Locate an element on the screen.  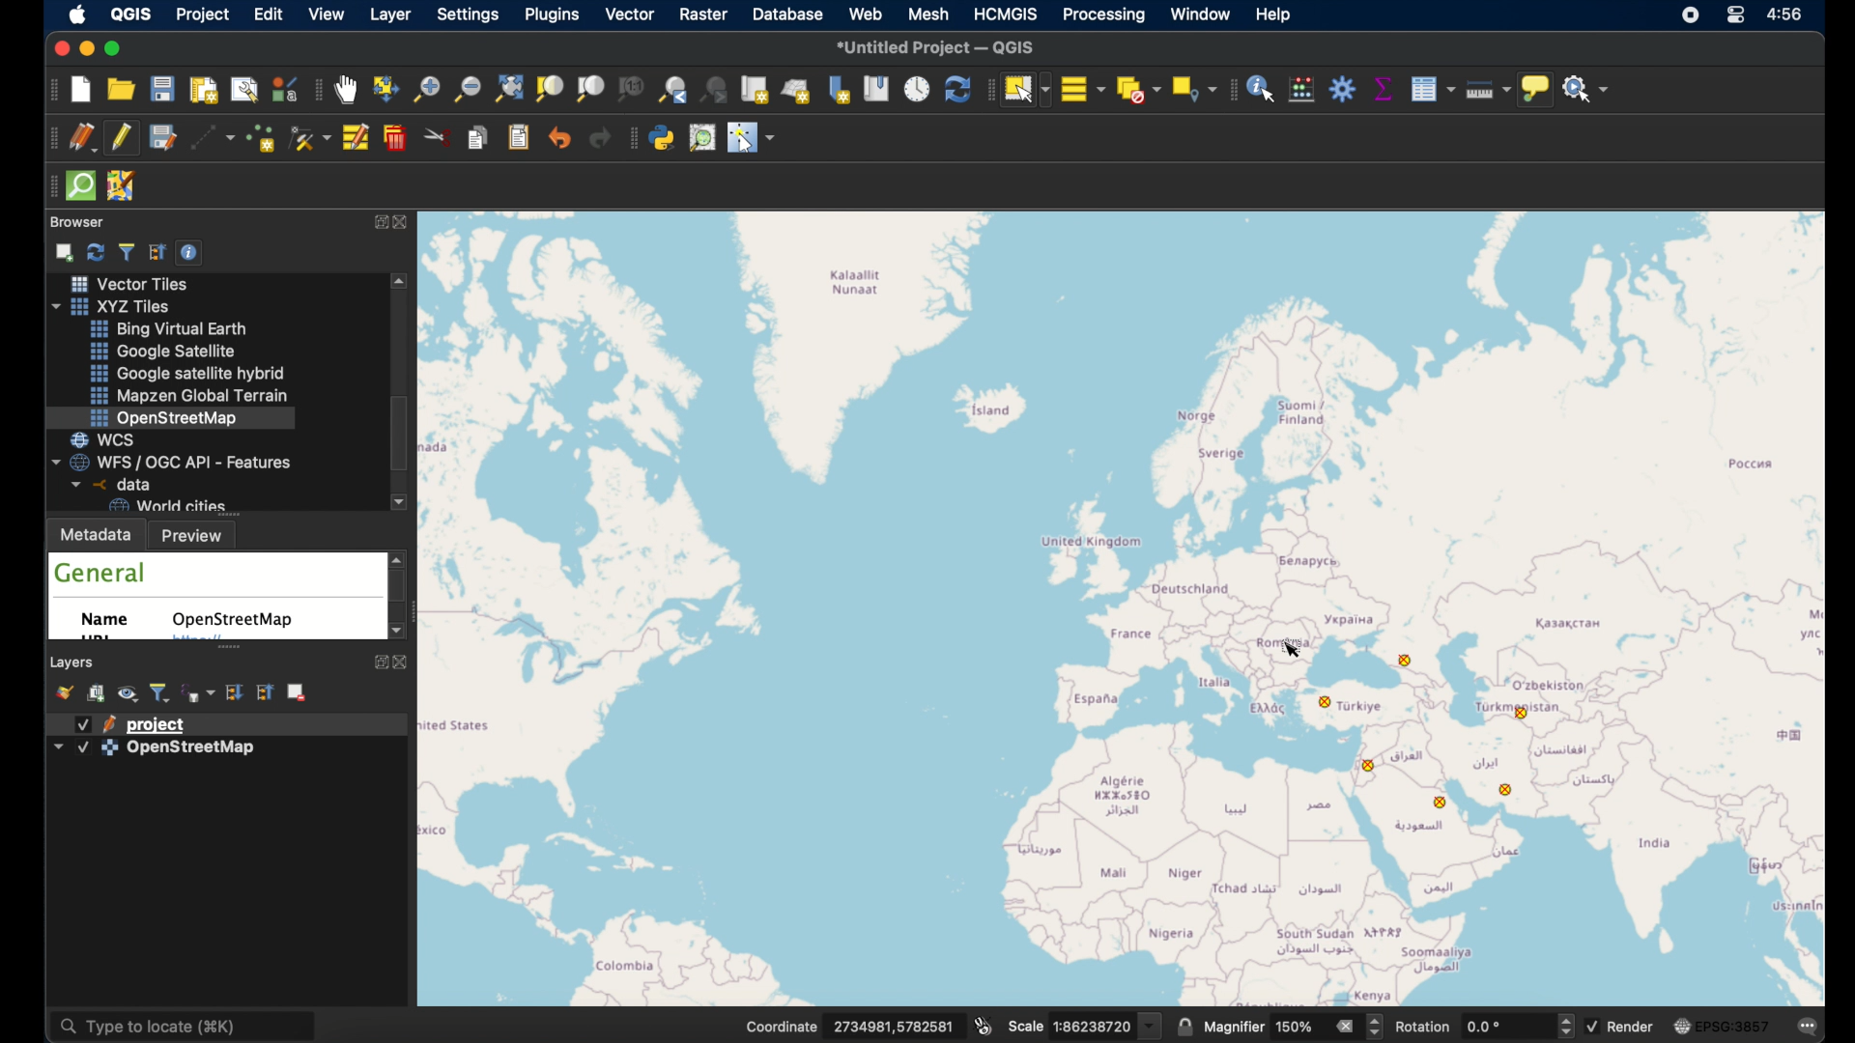
zoom in is located at coordinates (425, 95).